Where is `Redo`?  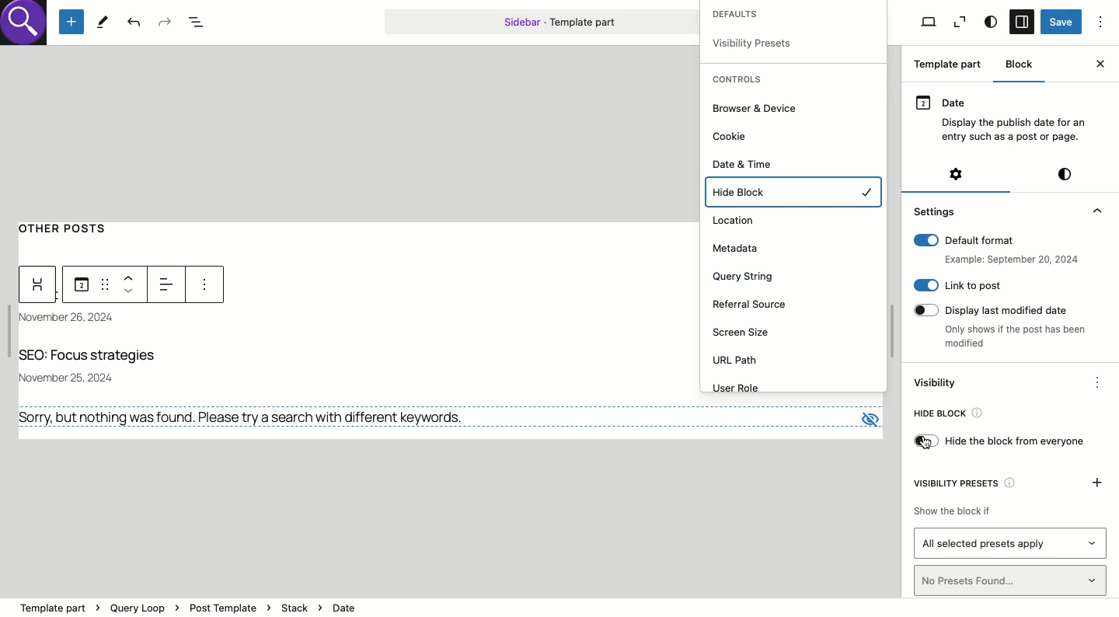 Redo is located at coordinates (164, 21).